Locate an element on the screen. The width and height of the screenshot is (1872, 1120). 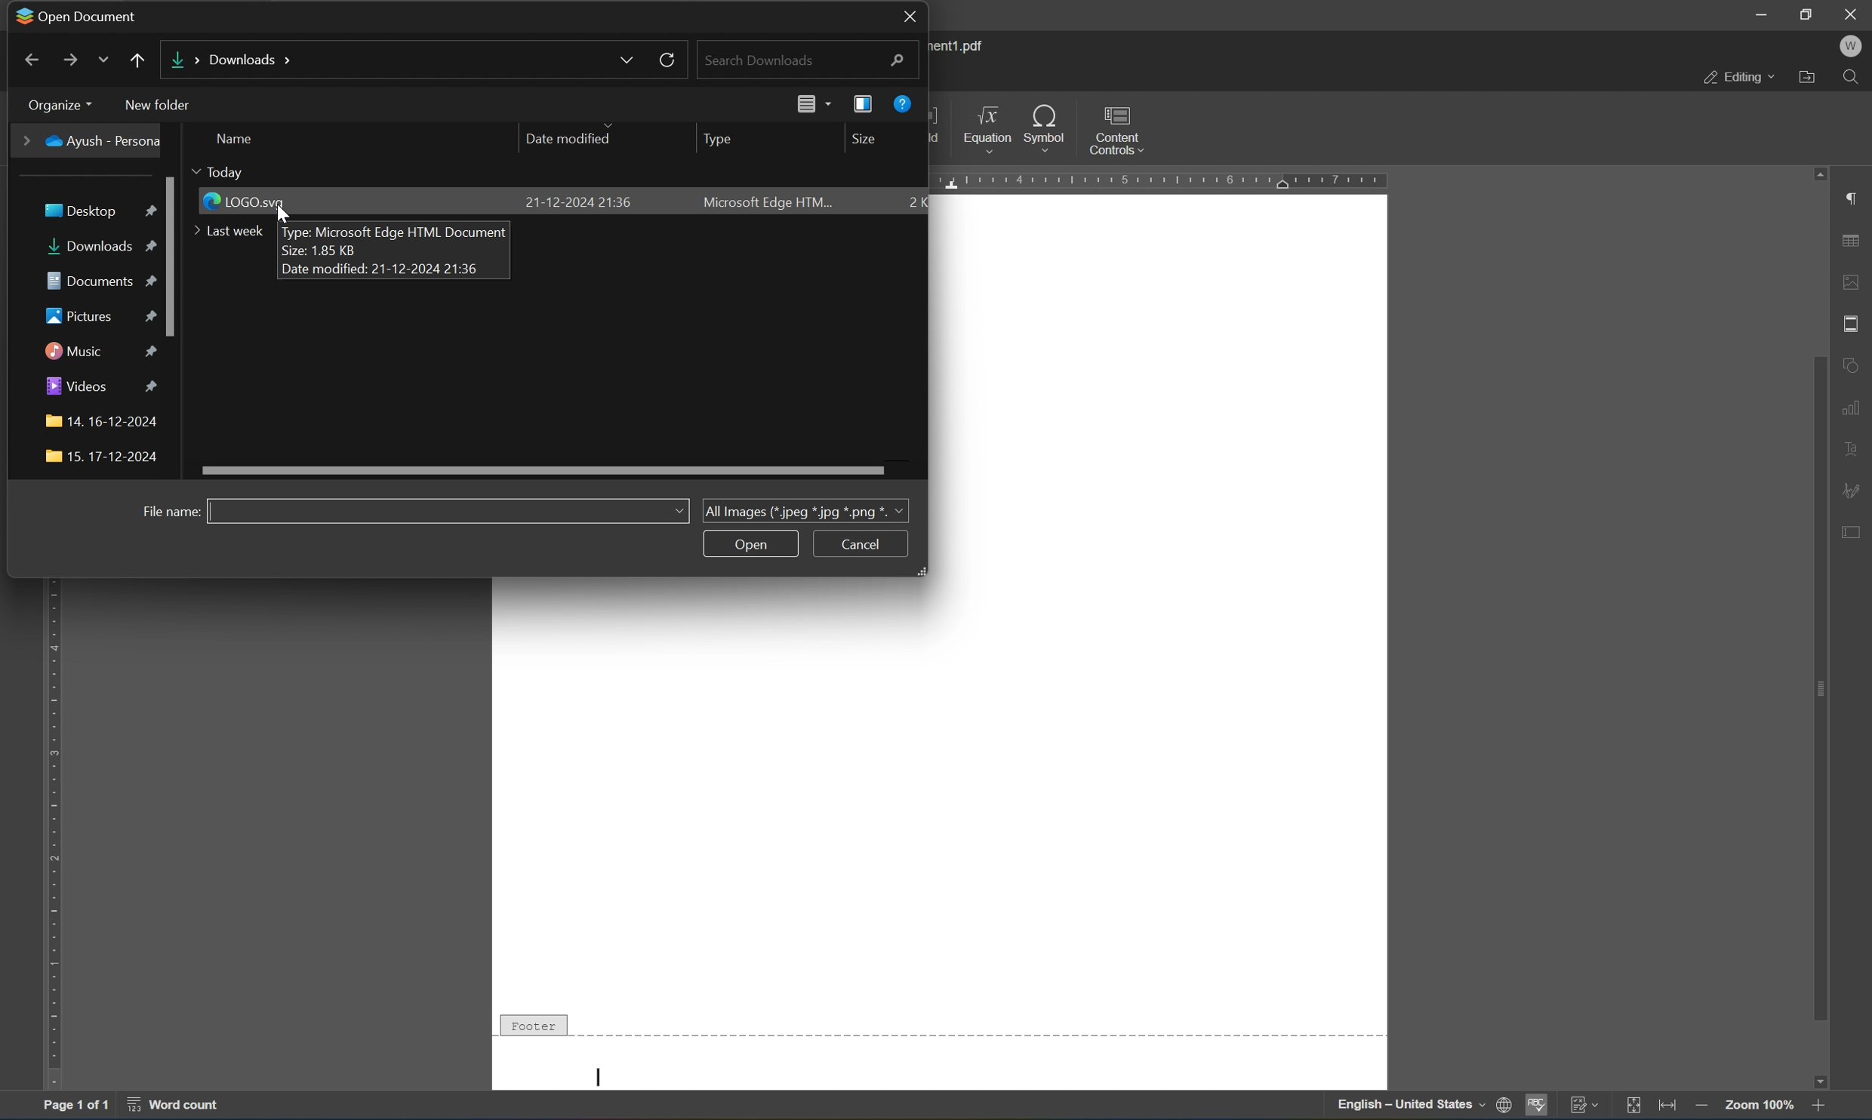
drop down is located at coordinates (629, 61).